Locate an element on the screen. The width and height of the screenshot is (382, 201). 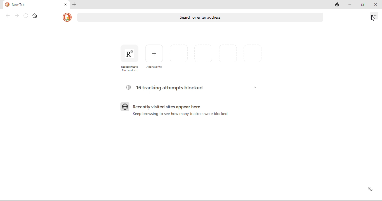
new tab is located at coordinates (32, 4).